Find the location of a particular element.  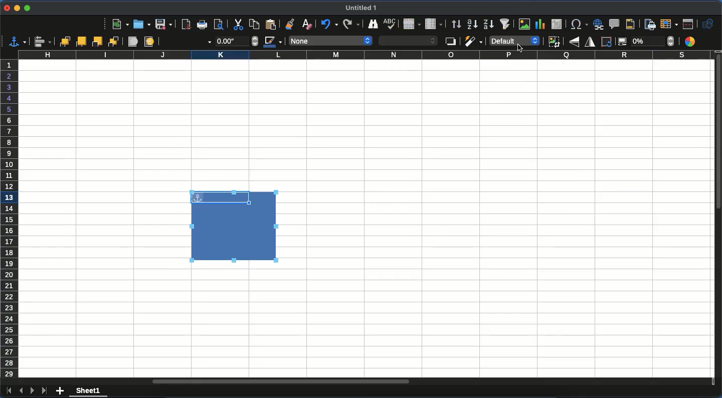

filter is located at coordinates (473, 41).